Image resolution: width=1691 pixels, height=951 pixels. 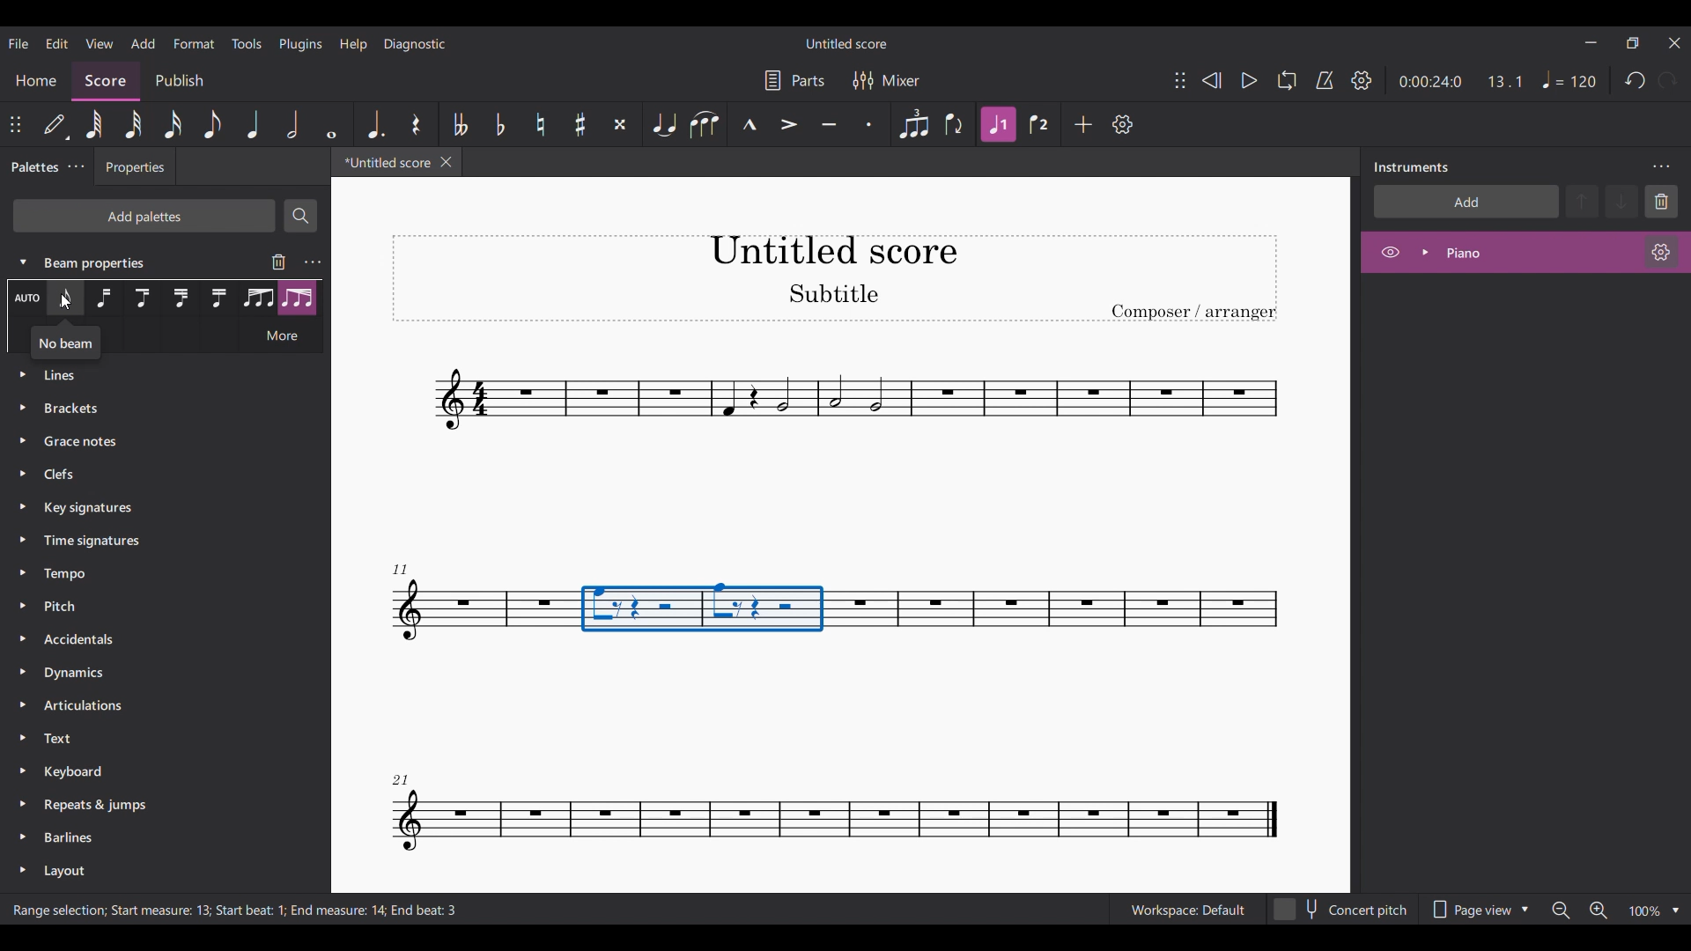 What do you see at coordinates (1481, 904) in the screenshot?
I see `Page view options` at bounding box center [1481, 904].